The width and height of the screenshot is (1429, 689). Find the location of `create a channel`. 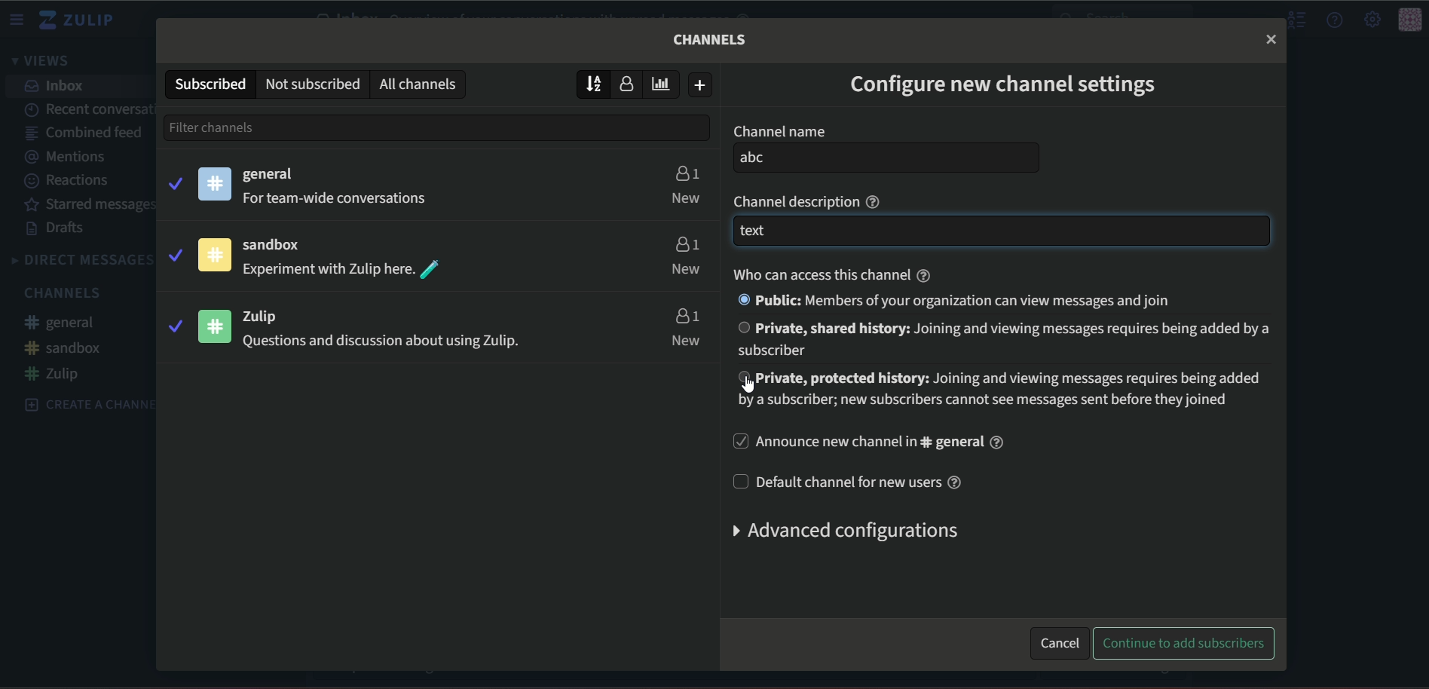

create a channel is located at coordinates (81, 403).